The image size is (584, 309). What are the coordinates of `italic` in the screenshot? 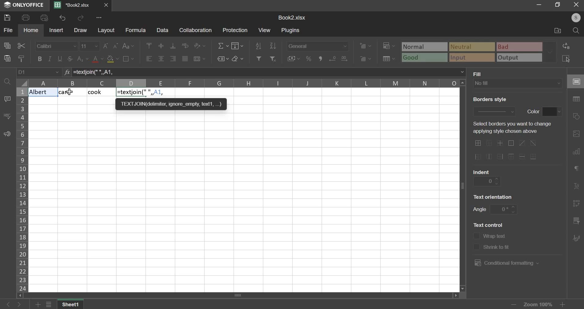 It's located at (50, 59).